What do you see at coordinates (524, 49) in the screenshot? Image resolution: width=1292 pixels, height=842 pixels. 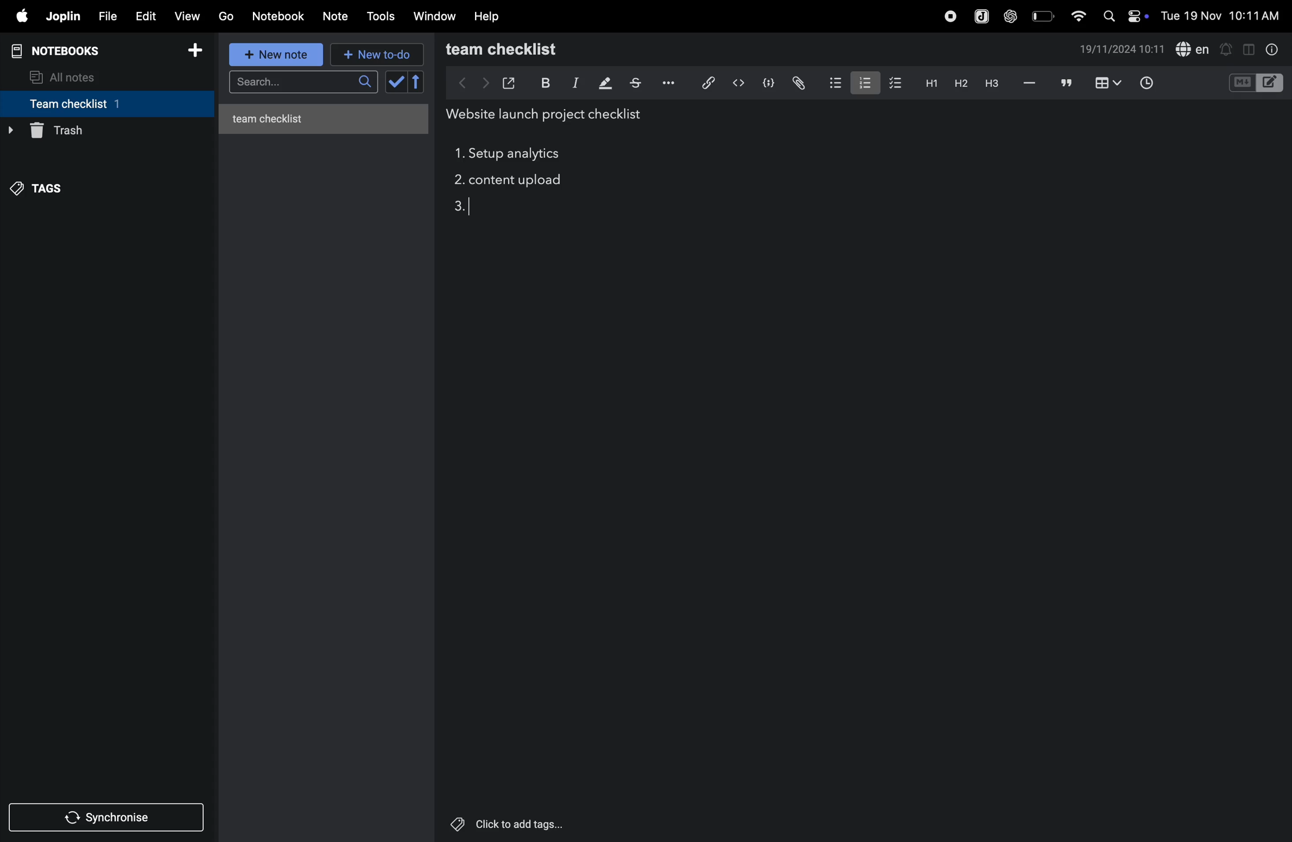 I see `team checklist` at bounding box center [524, 49].